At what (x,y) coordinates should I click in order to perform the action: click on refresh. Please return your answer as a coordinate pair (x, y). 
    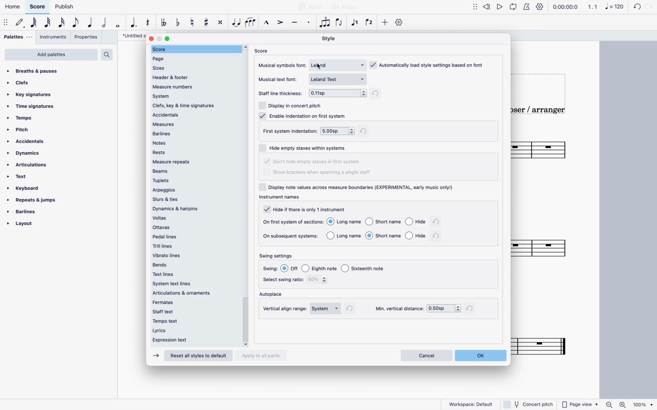
    Looking at the image, I should click on (472, 308).